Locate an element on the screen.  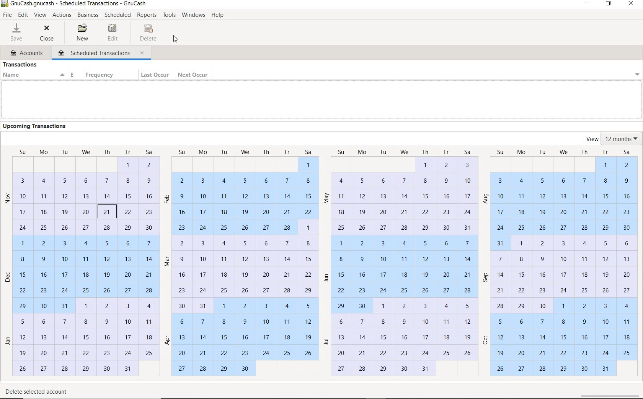
WINDOWS is located at coordinates (194, 15).